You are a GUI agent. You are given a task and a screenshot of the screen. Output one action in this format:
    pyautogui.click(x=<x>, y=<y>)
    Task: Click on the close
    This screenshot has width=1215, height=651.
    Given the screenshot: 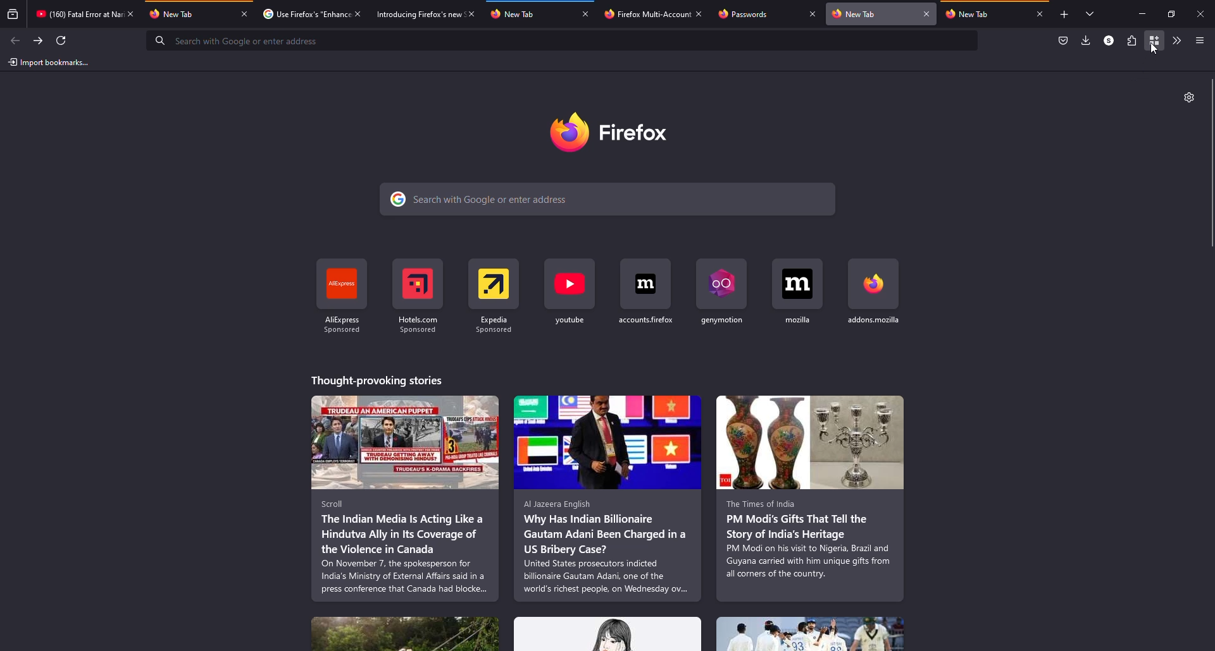 What is the action you would take?
    pyautogui.click(x=358, y=12)
    